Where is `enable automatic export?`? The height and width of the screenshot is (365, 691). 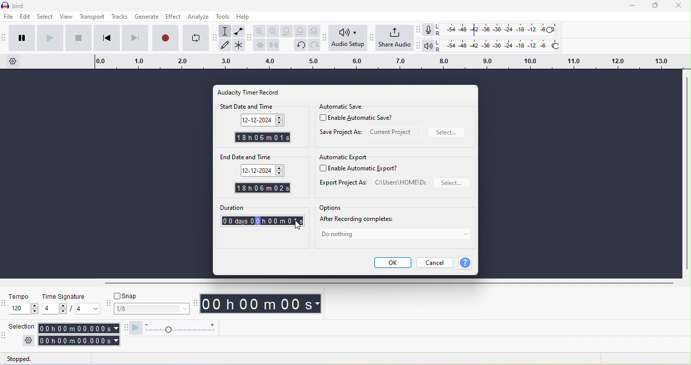
enable automatic export? is located at coordinates (363, 169).